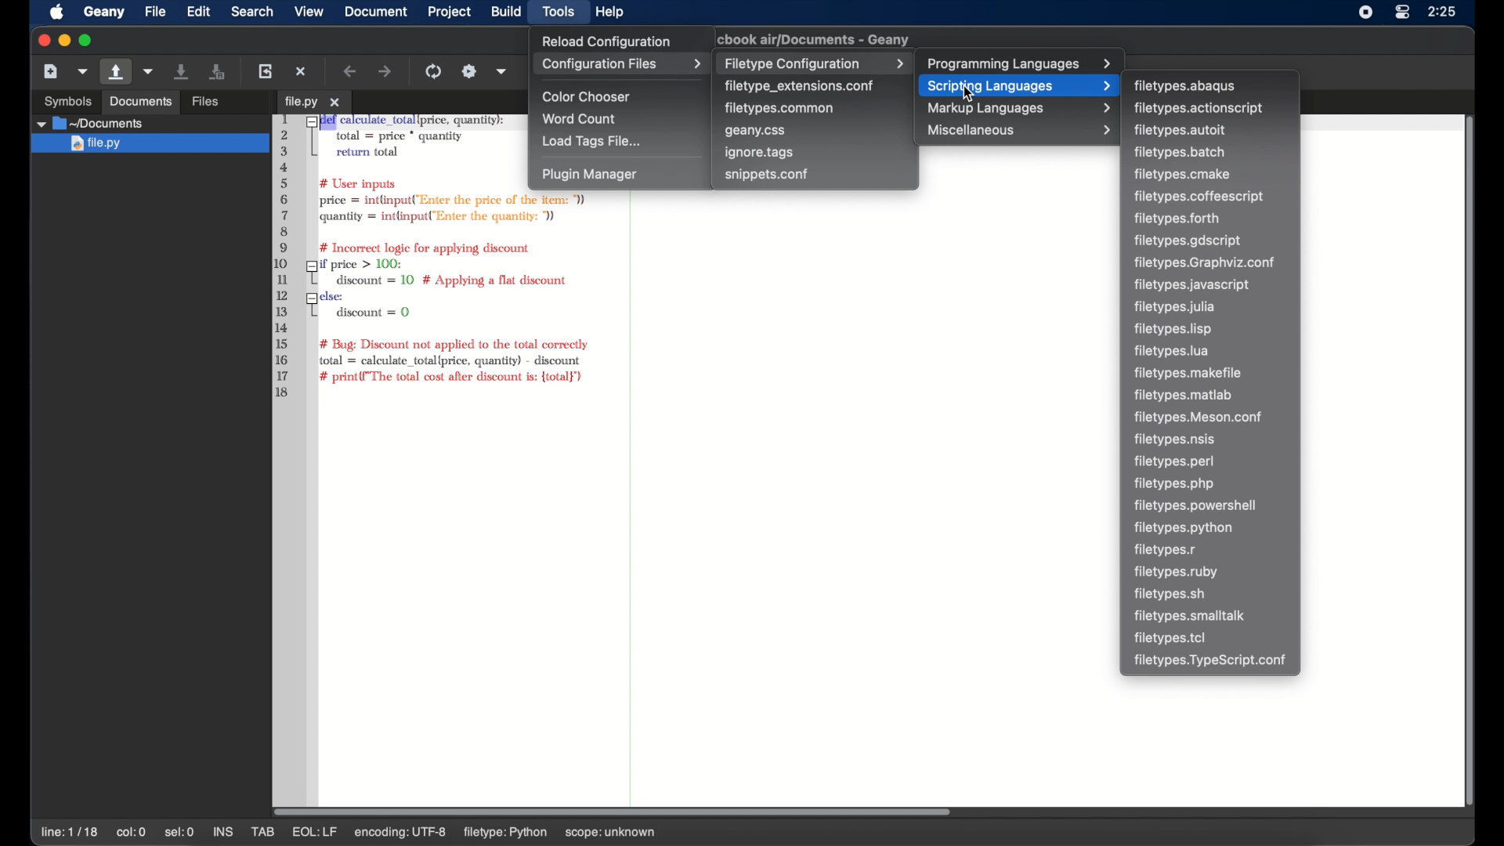 The width and height of the screenshot is (1504, 846). What do you see at coordinates (1366, 12) in the screenshot?
I see `screen recorder icon` at bounding box center [1366, 12].